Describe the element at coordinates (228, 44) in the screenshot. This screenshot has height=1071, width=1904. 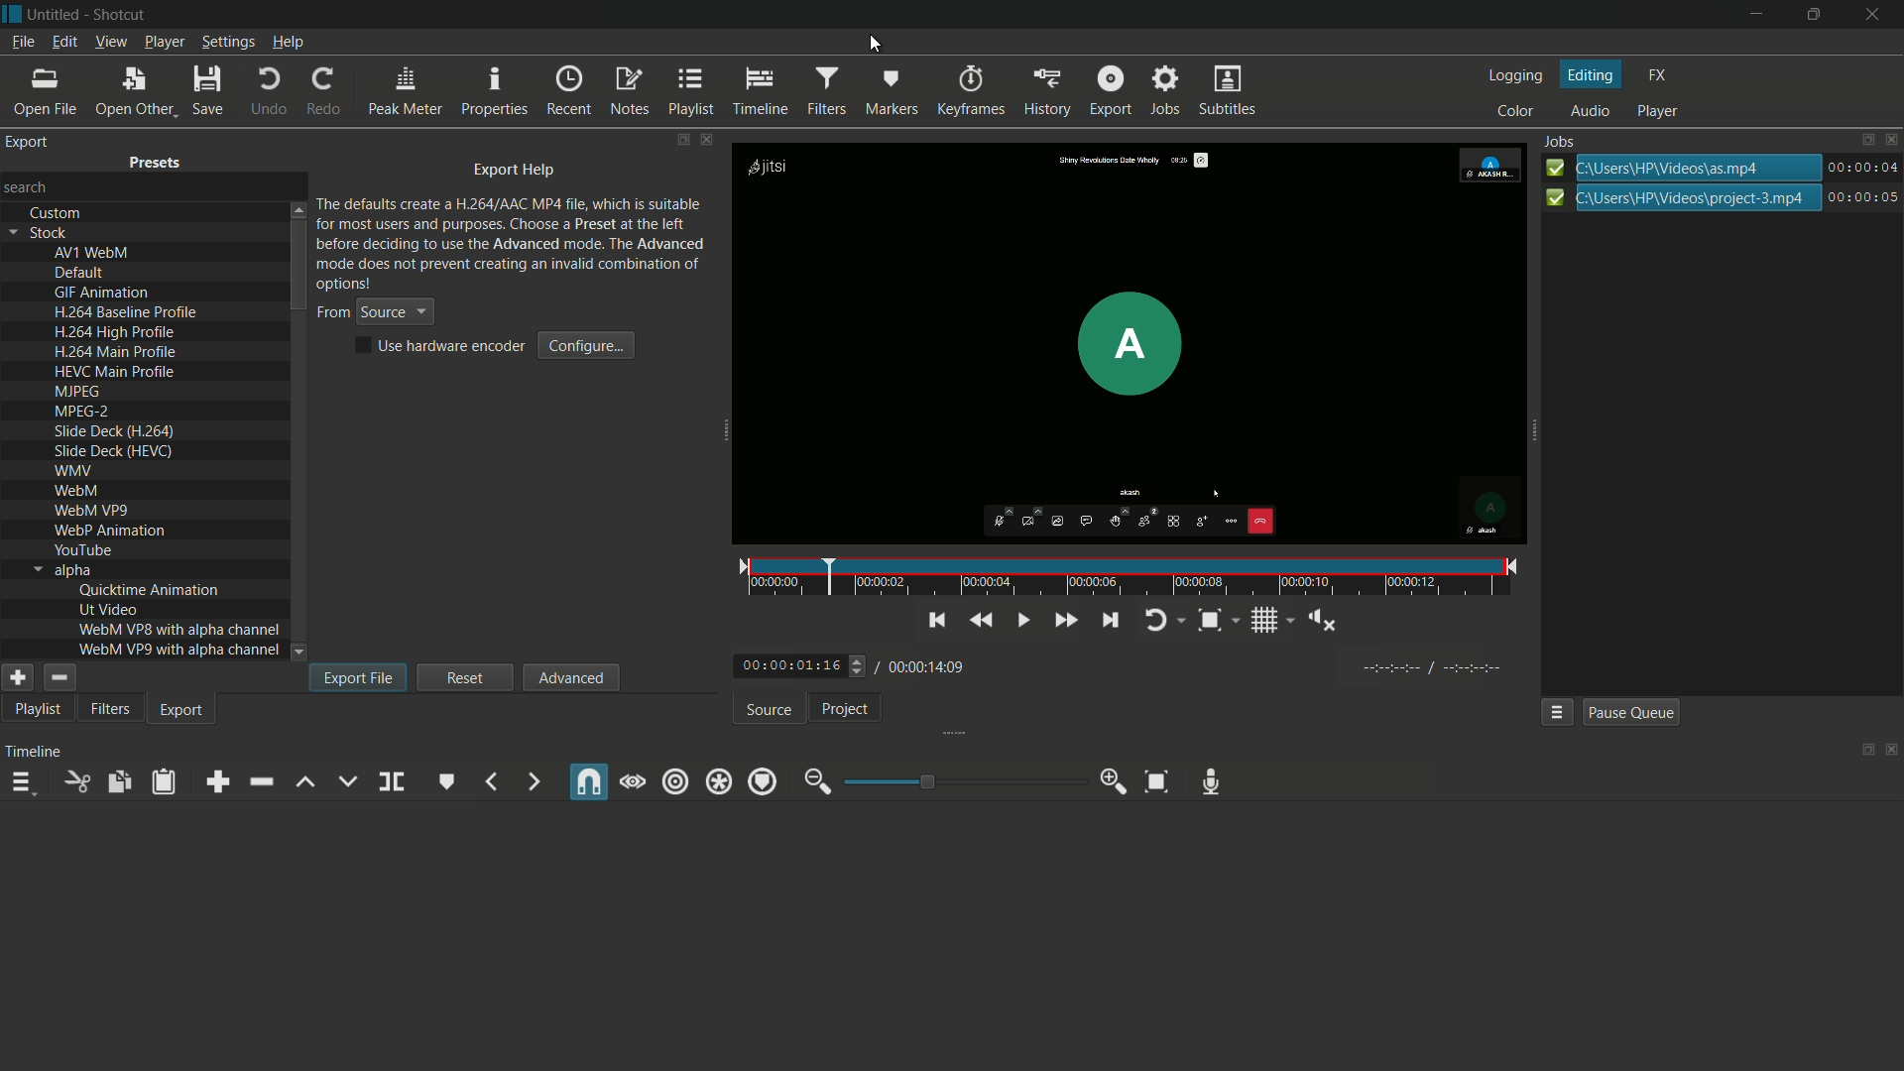
I see `settings menu` at that location.